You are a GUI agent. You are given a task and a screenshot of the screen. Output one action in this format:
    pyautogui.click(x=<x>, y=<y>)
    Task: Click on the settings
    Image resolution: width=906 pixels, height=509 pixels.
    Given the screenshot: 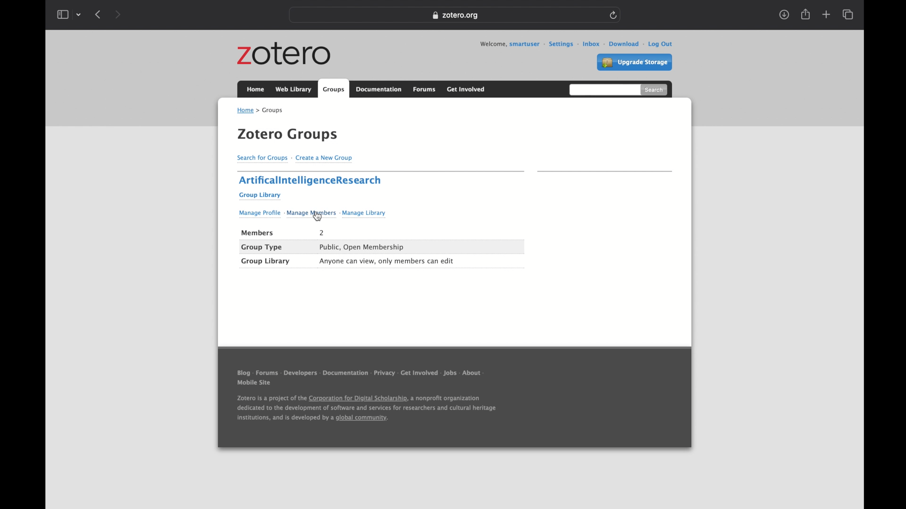 What is the action you would take?
    pyautogui.click(x=558, y=44)
    